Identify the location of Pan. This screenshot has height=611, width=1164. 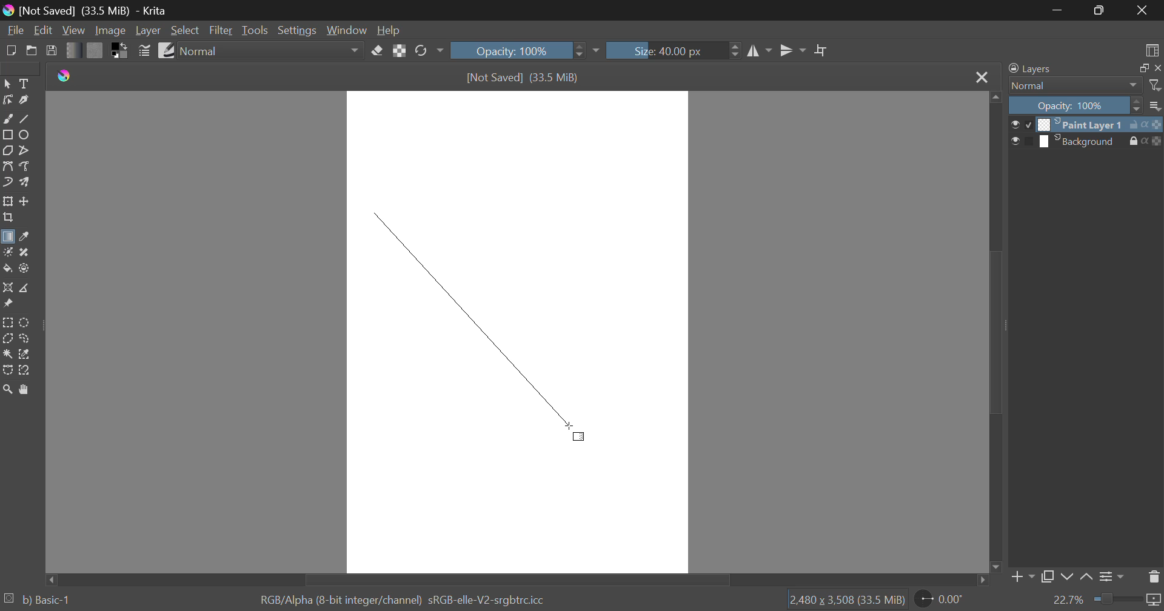
(23, 389).